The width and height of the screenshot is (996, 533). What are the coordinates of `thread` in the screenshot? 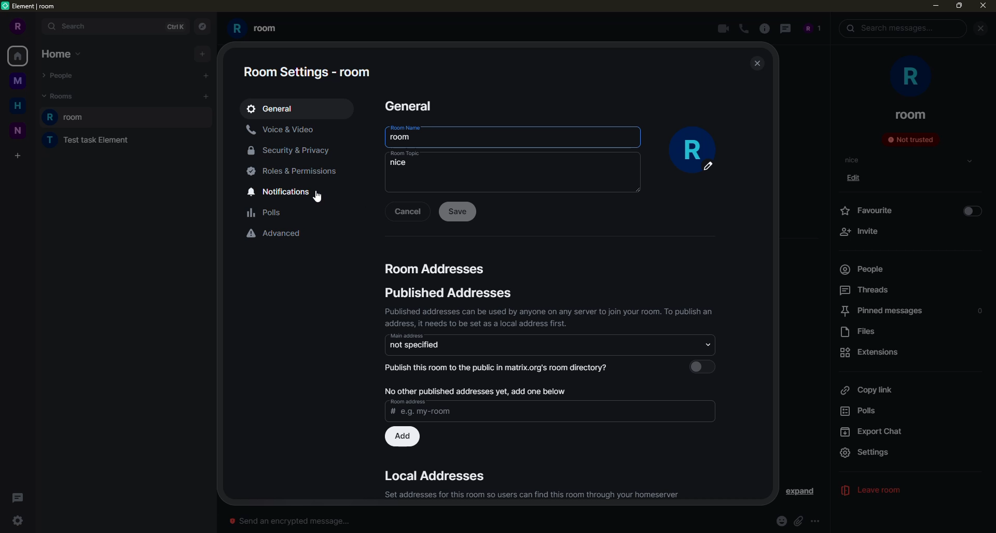 It's located at (785, 29).